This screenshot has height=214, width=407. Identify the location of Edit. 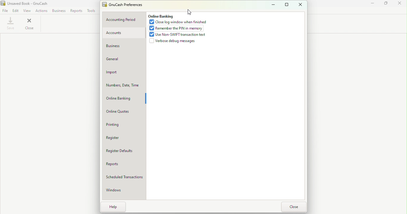
(15, 11).